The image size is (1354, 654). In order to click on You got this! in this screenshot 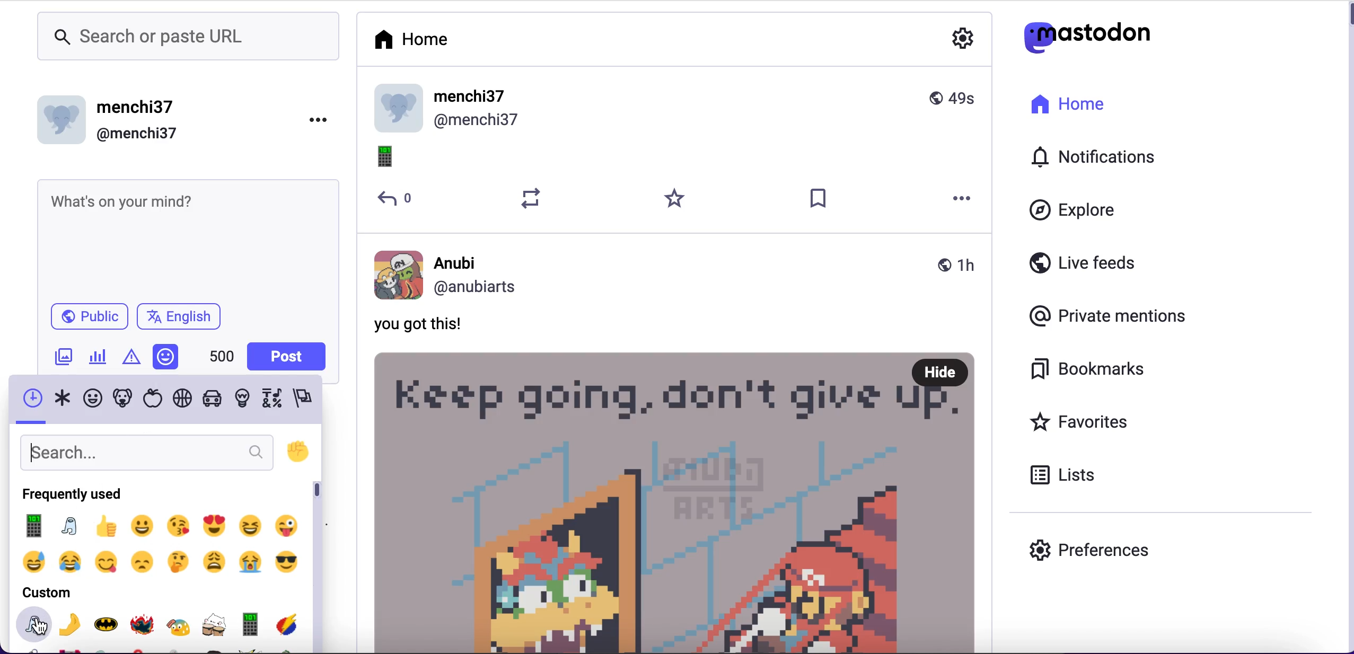, I will do `click(420, 325)`.